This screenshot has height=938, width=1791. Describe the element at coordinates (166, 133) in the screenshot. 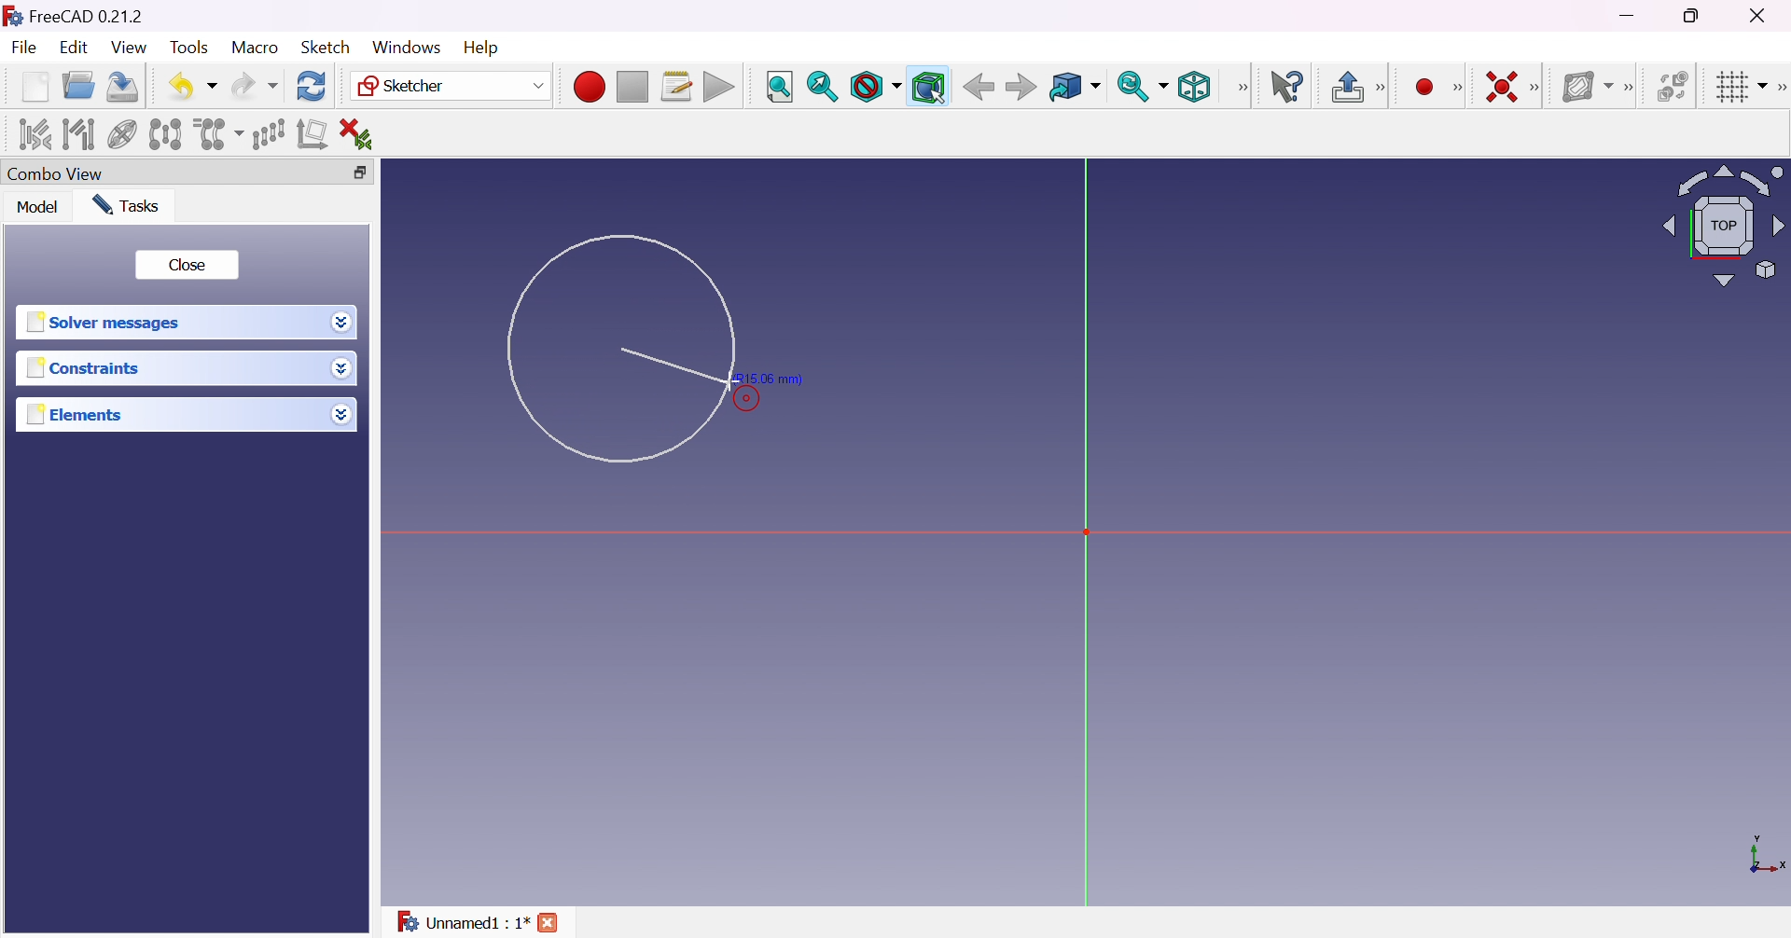

I see `Symmetry` at that location.